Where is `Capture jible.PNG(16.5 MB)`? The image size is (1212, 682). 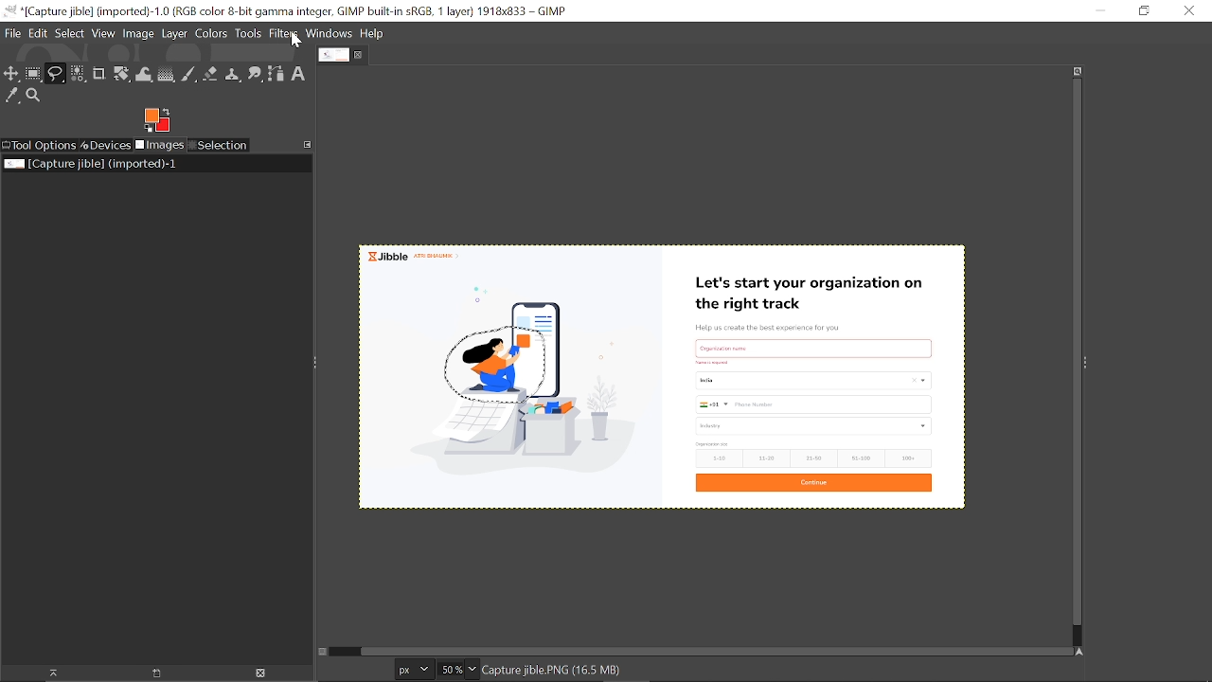
Capture jible.PNG(16.5 MB) is located at coordinates (552, 672).